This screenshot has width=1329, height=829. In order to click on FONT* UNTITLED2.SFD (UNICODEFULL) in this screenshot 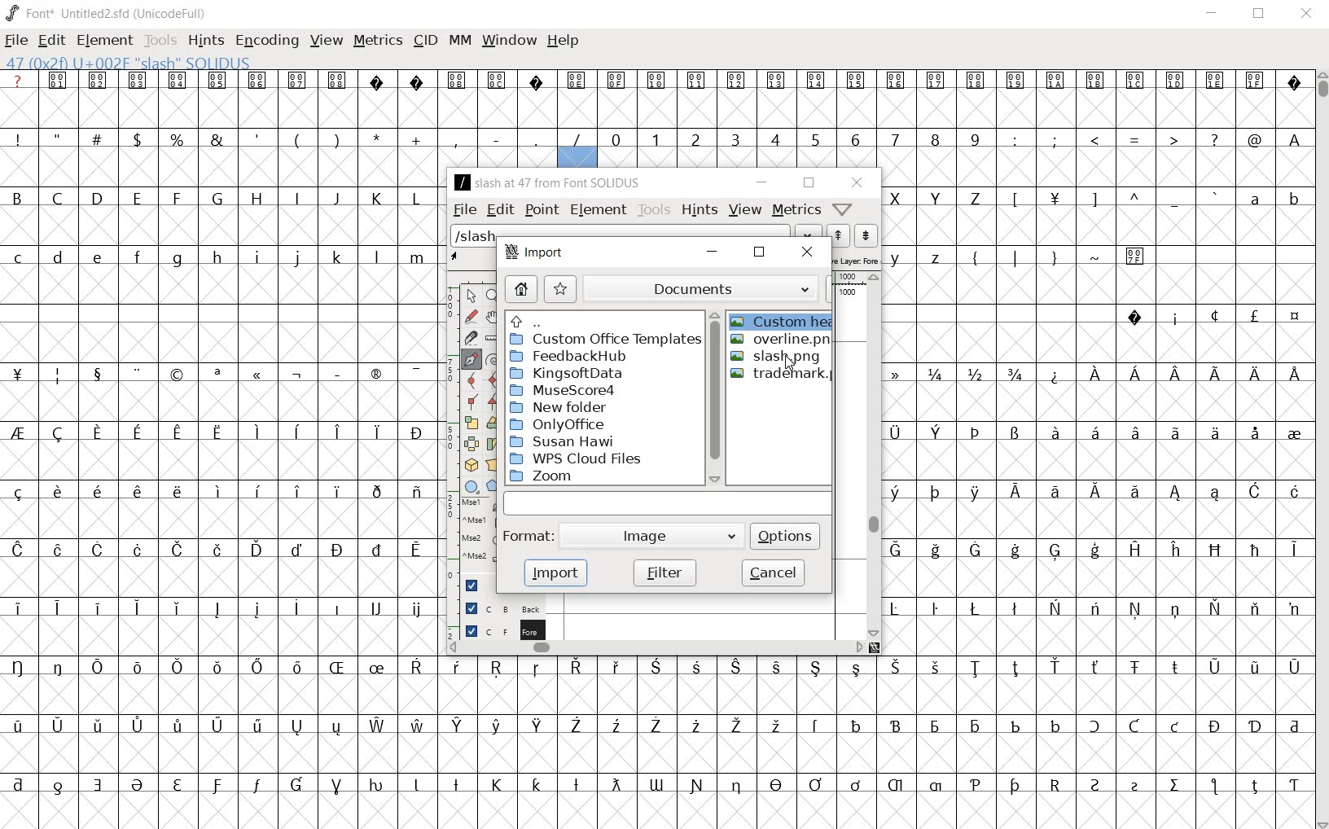, I will do `click(106, 12)`.